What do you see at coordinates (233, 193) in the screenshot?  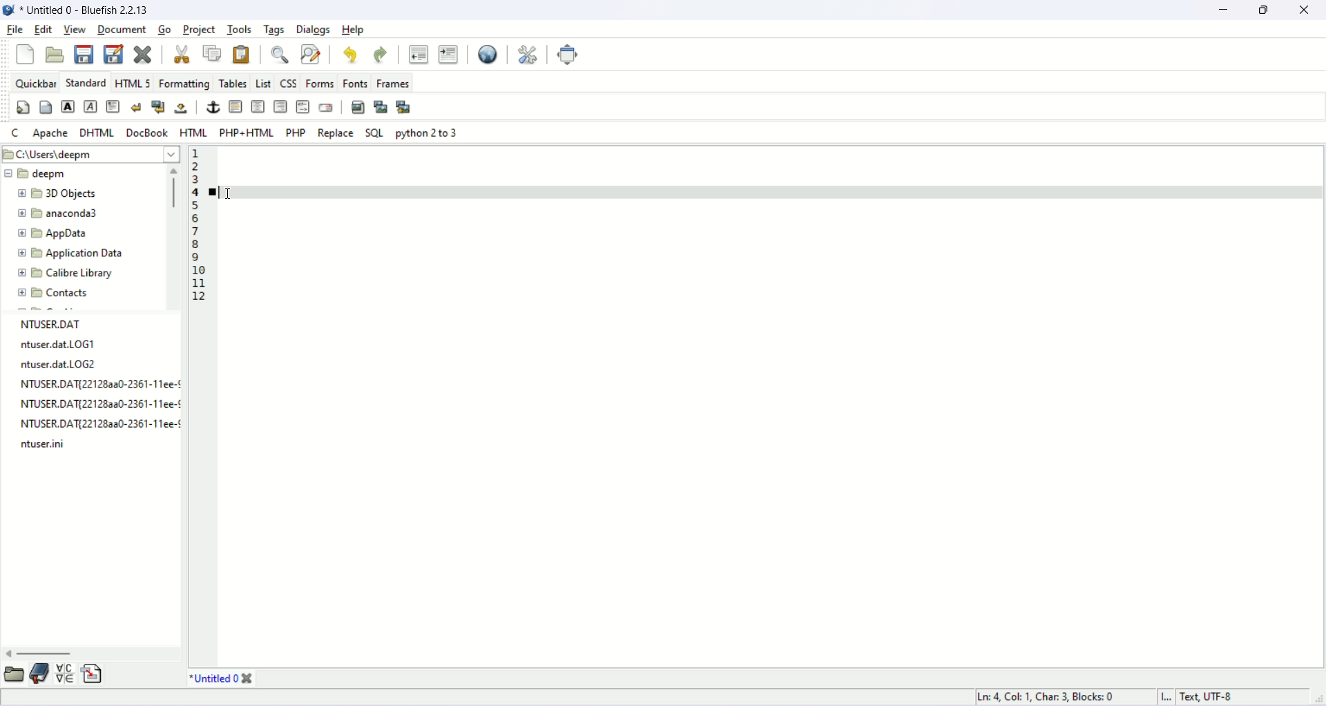 I see `cursor` at bounding box center [233, 193].